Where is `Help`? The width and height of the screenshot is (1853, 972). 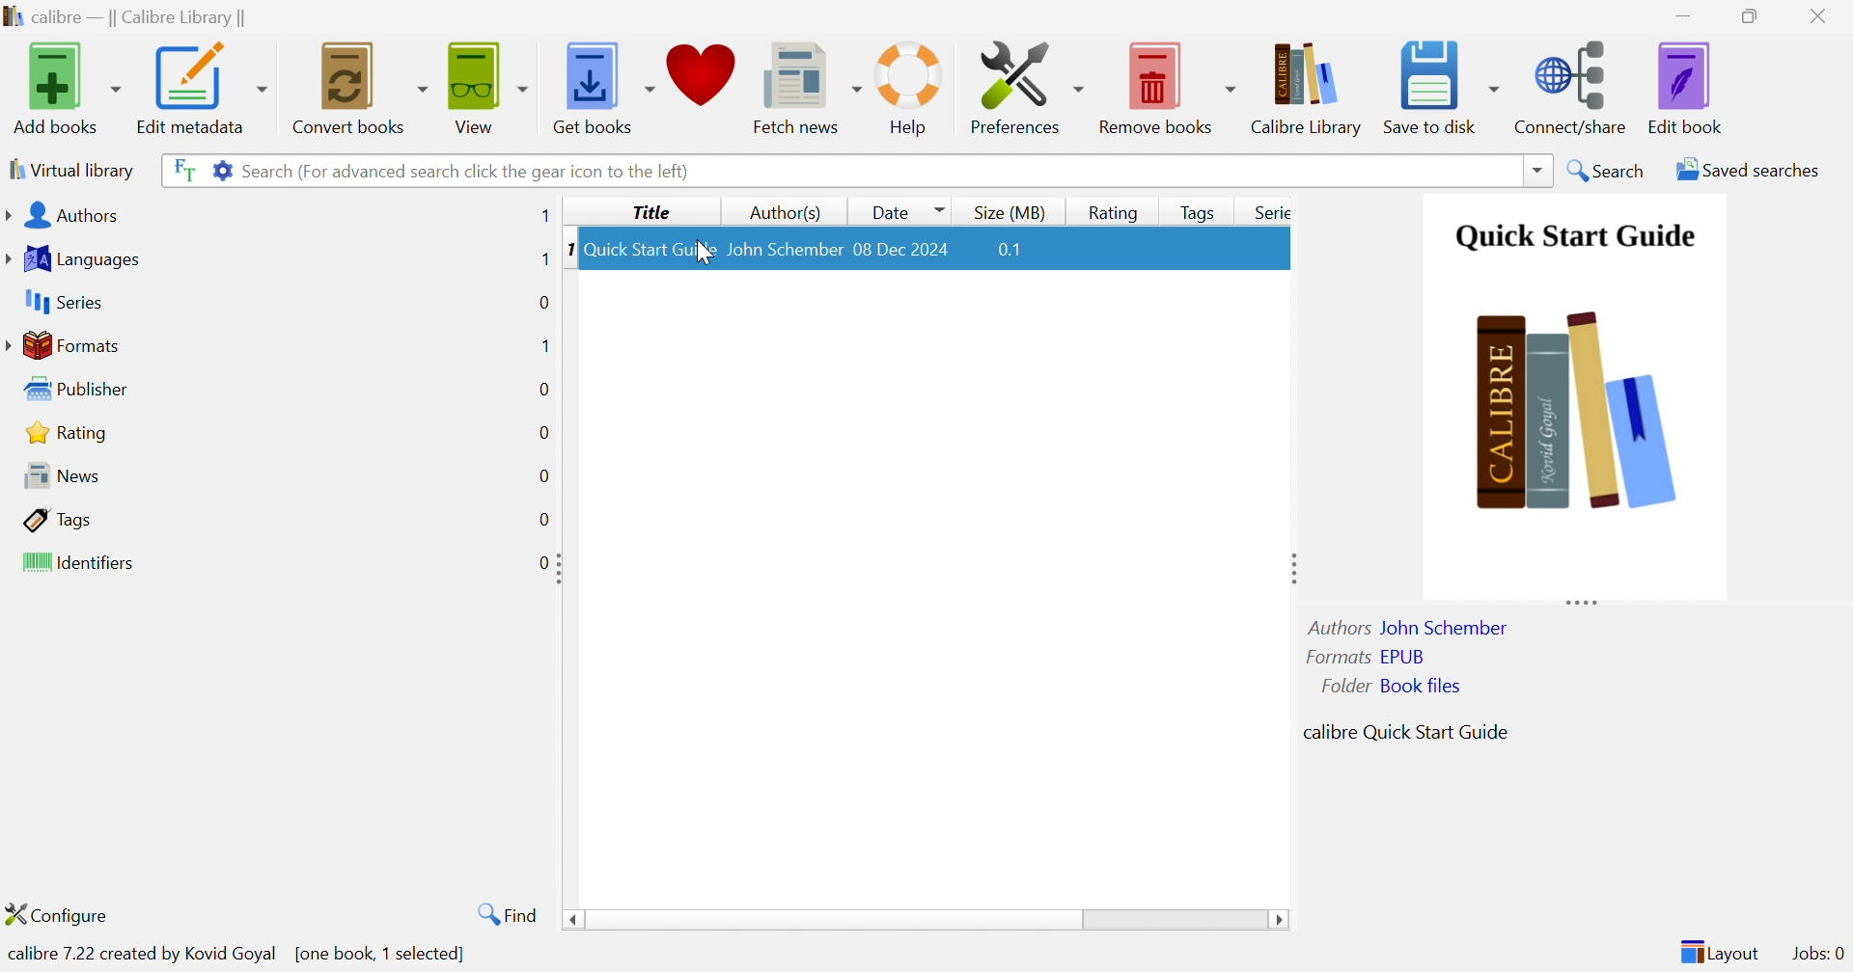 Help is located at coordinates (913, 88).